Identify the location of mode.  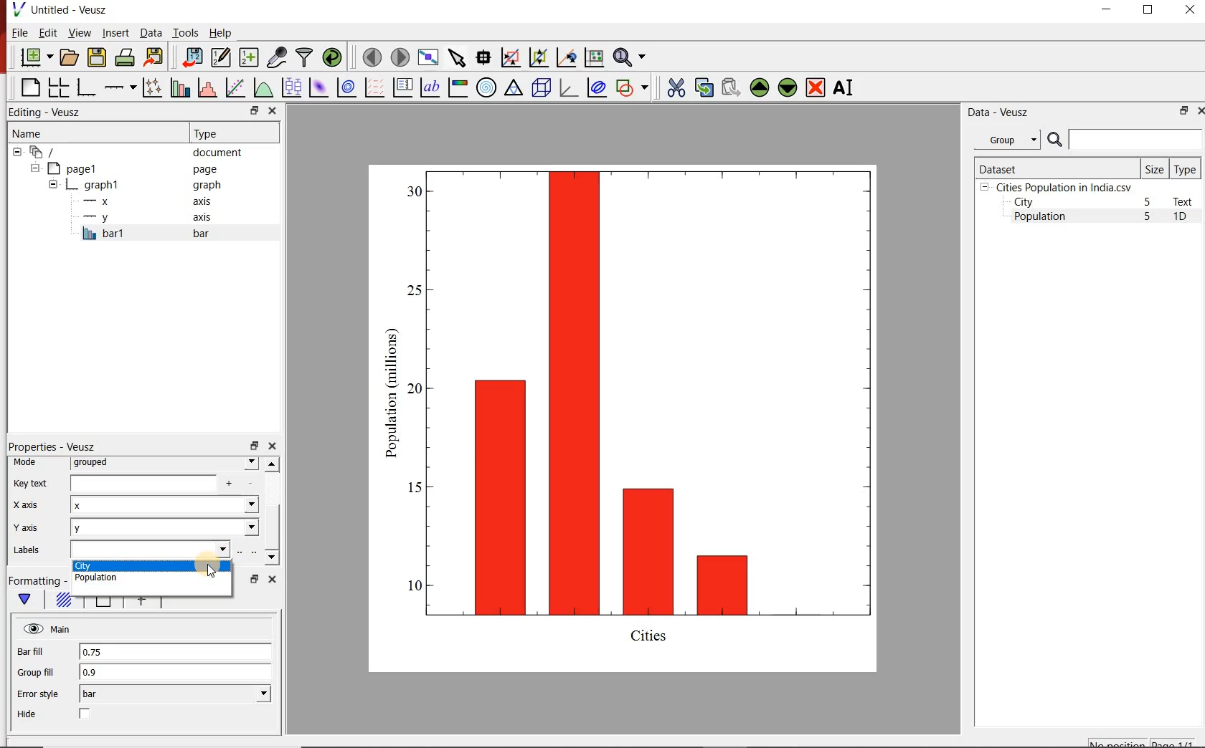
(29, 463).